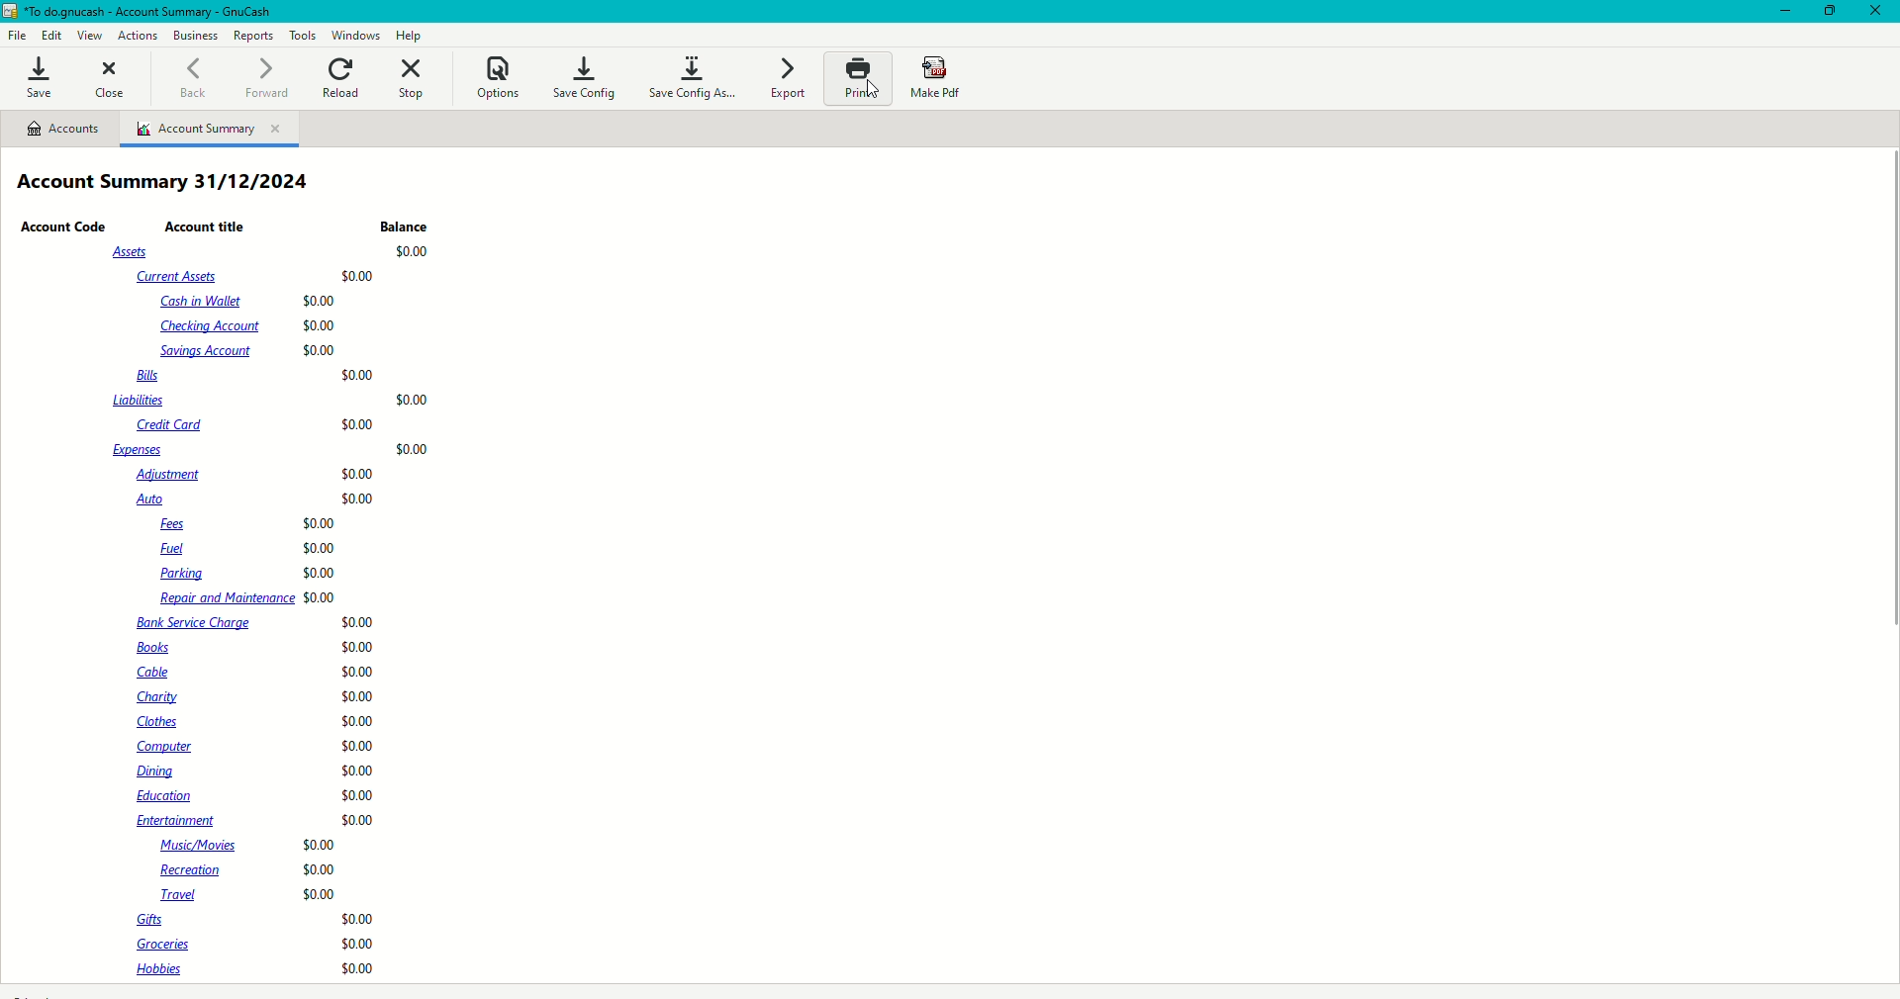  I want to click on Business, so click(197, 37).